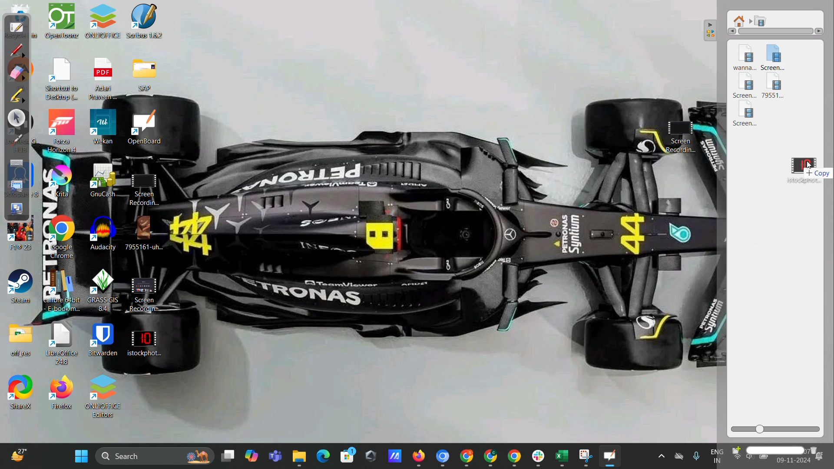  I want to click on Krita, so click(64, 179).